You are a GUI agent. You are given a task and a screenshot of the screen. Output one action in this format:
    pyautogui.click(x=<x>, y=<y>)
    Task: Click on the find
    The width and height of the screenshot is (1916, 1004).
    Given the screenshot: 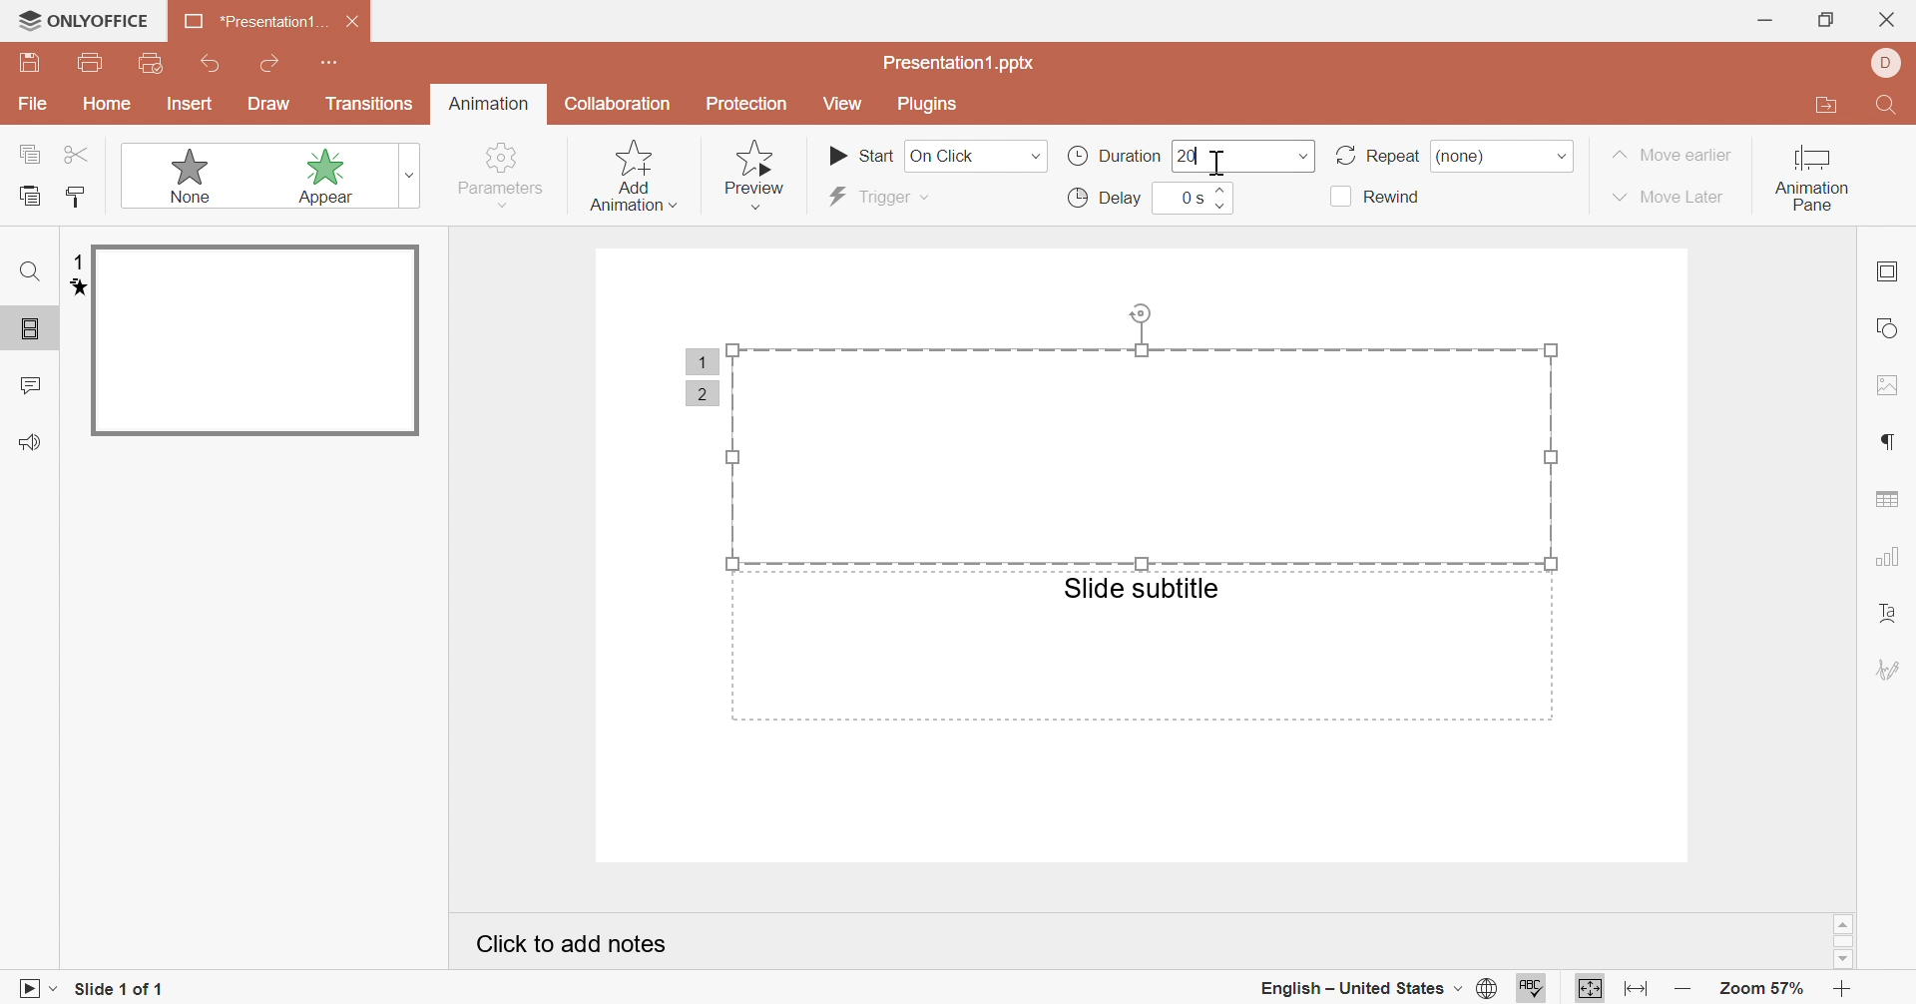 What is the action you would take?
    pyautogui.click(x=33, y=270)
    